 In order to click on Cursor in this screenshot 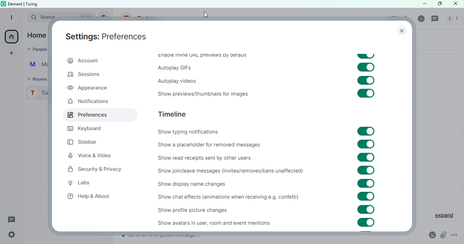, I will do `click(207, 15)`.